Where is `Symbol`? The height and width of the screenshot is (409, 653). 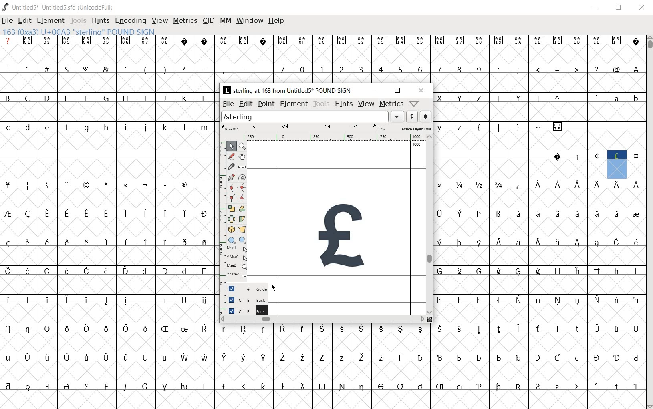 Symbol is located at coordinates (597, 184).